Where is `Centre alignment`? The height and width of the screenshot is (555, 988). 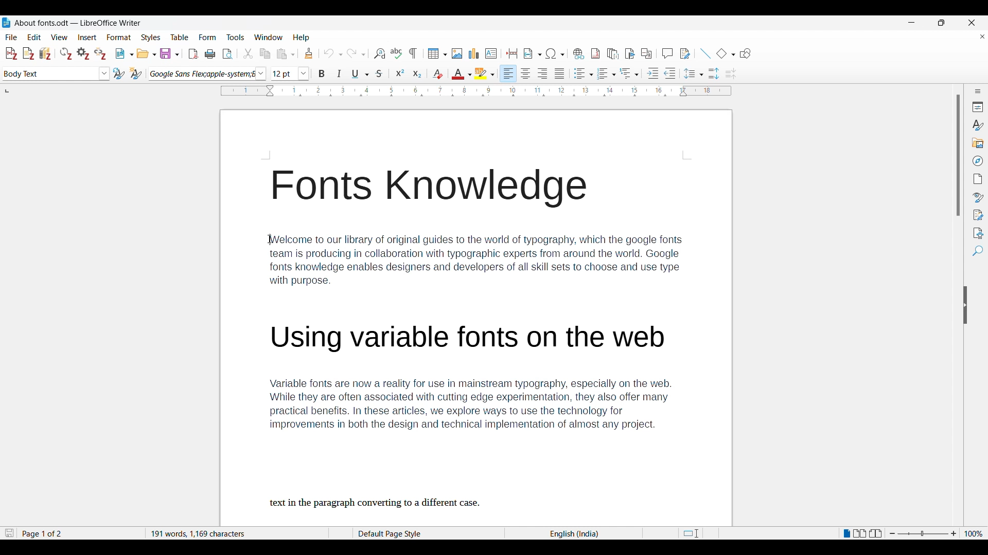 Centre alignment is located at coordinates (525, 73).